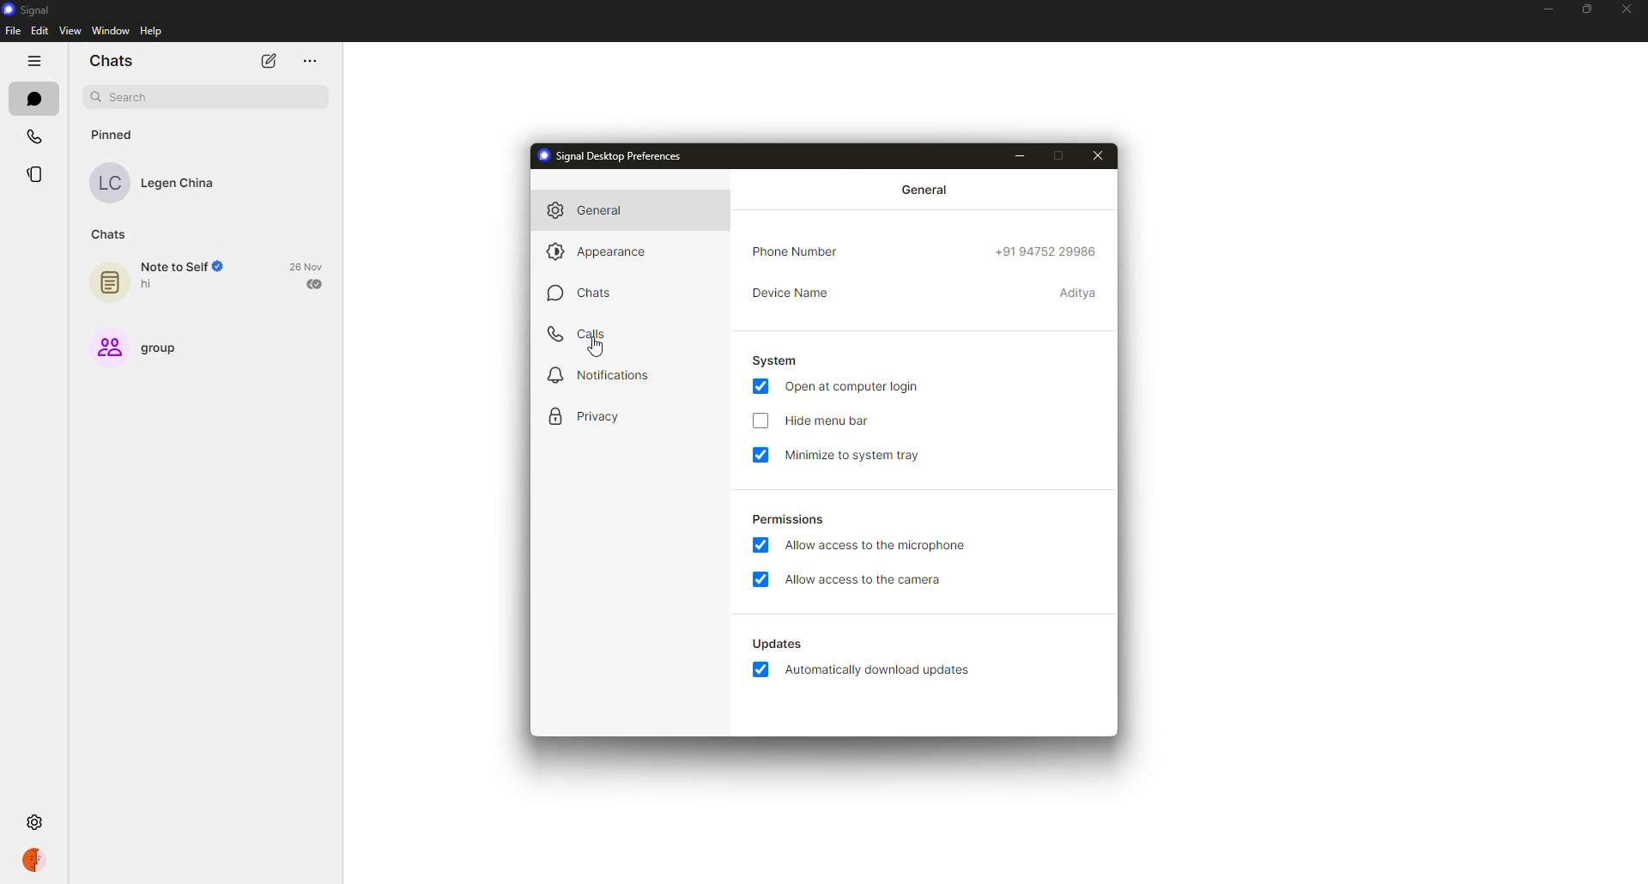 This screenshot has height=884, width=1648. Describe the element at coordinates (1063, 154) in the screenshot. I see `maximize` at that location.